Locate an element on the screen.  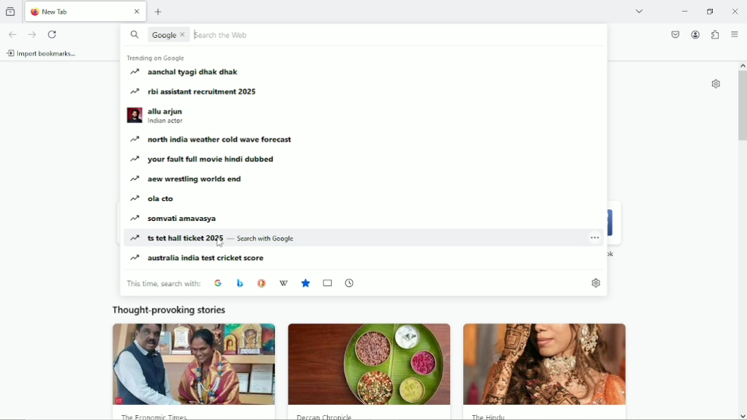
image is located at coordinates (369, 364).